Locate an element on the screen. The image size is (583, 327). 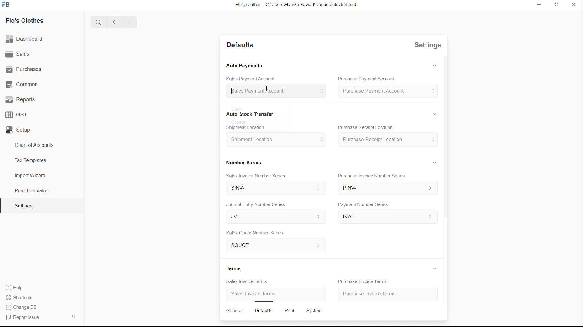
SQuOT- > is located at coordinates (275, 246).